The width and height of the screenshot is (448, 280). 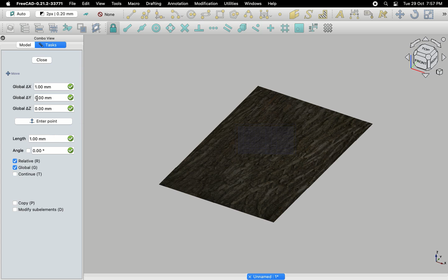 I want to click on Move, so click(x=400, y=14).